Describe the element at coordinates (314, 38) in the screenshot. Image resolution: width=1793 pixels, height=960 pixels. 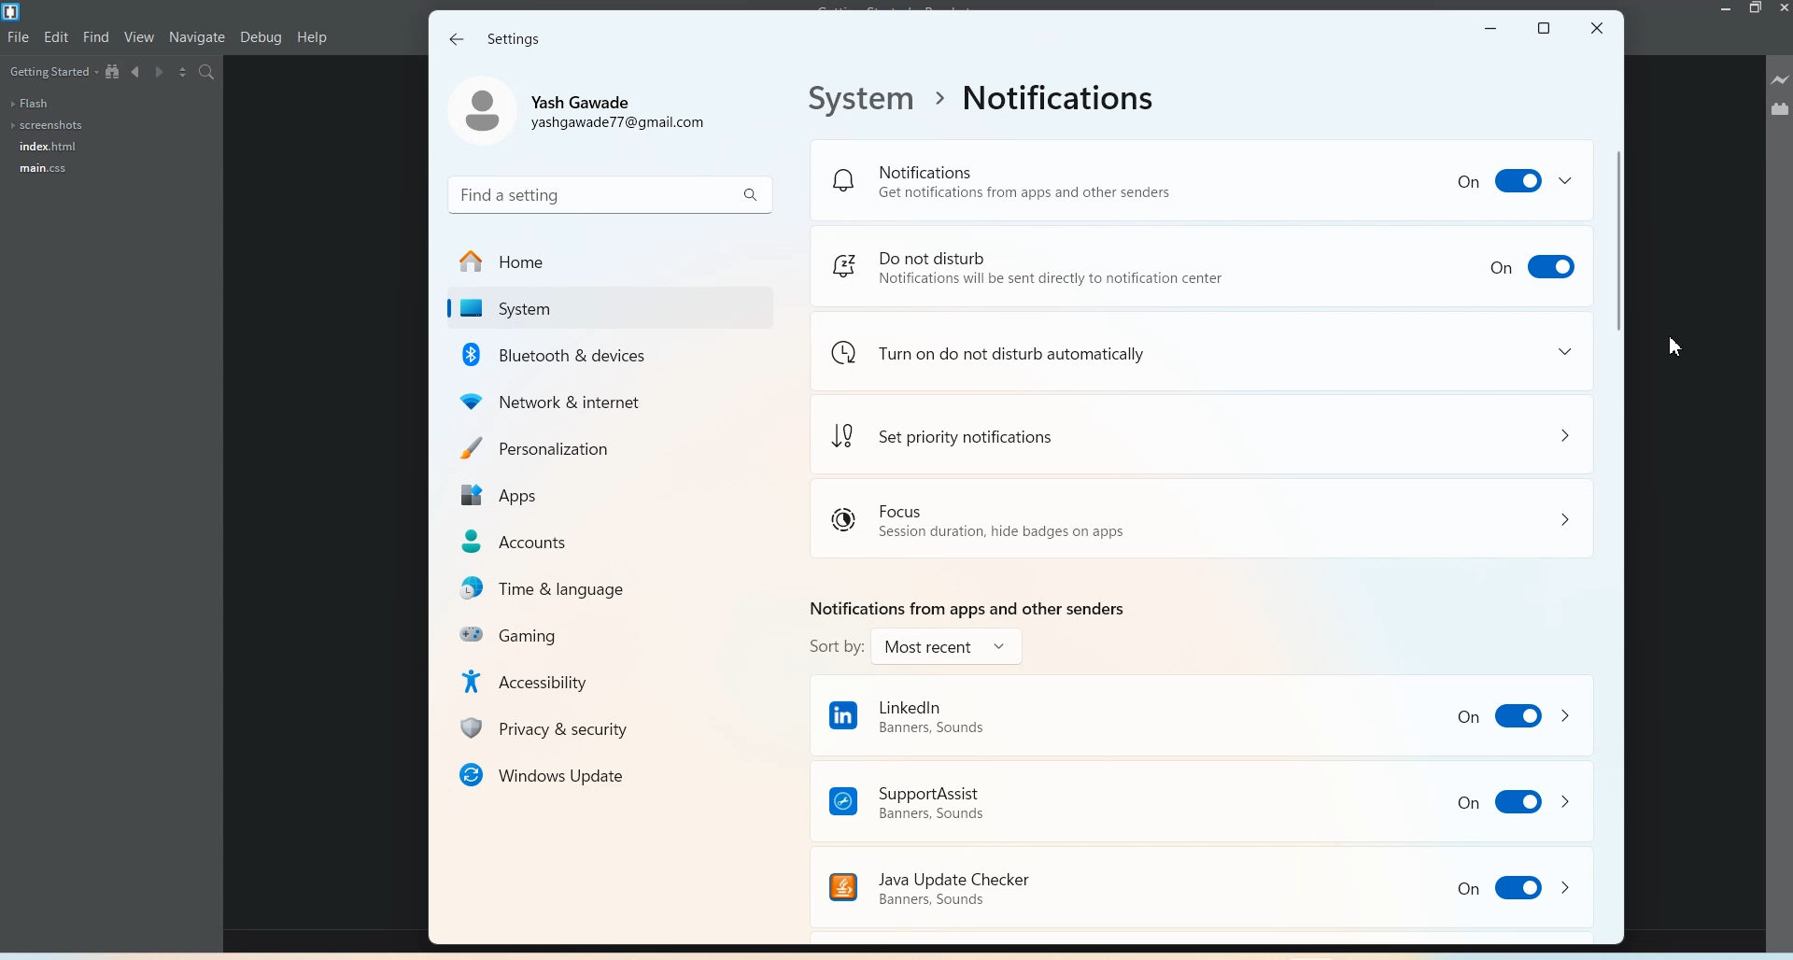
I see `Help` at that location.